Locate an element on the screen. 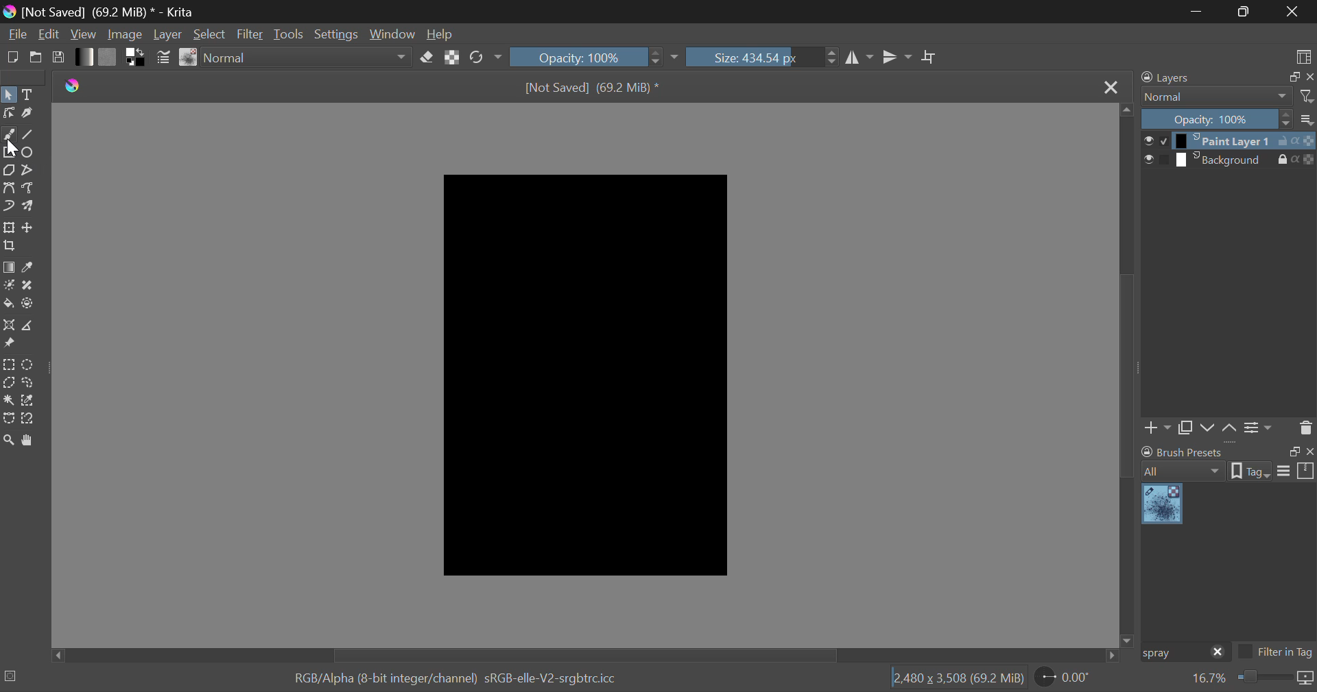  Image is located at coordinates (129, 33).